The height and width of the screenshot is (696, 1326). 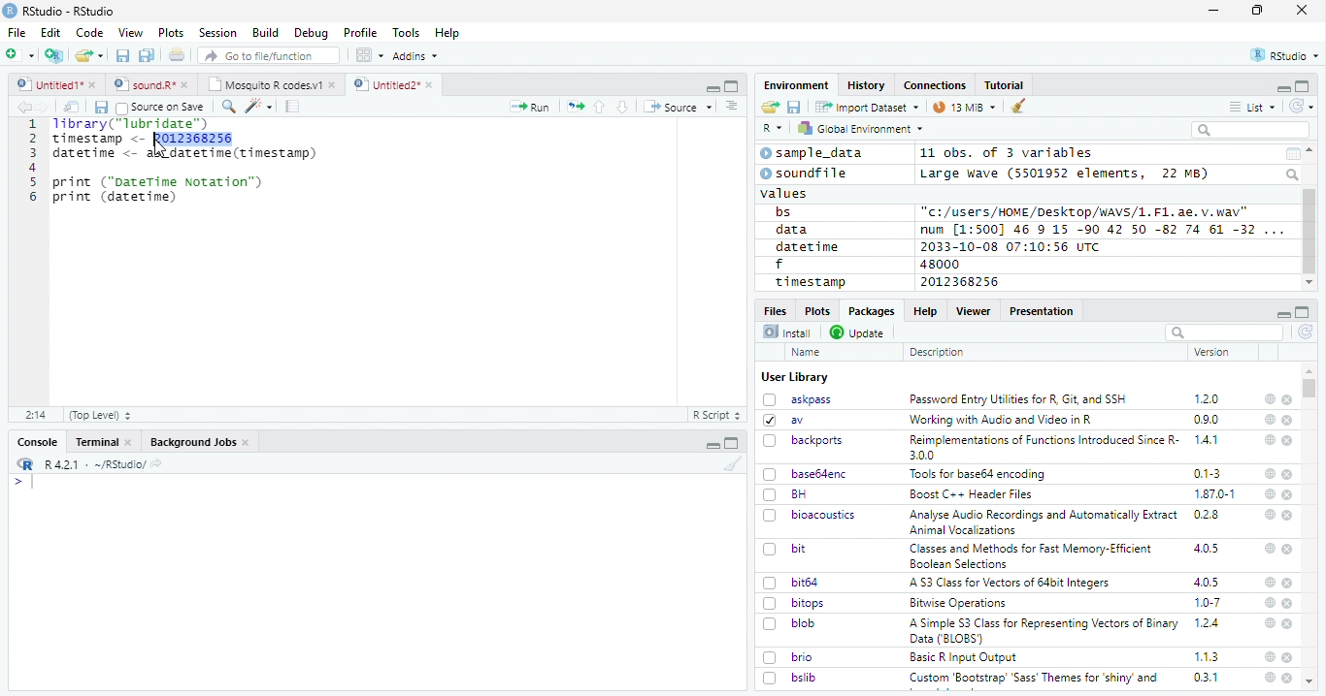 What do you see at coordinates (50, 32) in the screenshot?
I see `Edit` at bounding box center [50, 32].